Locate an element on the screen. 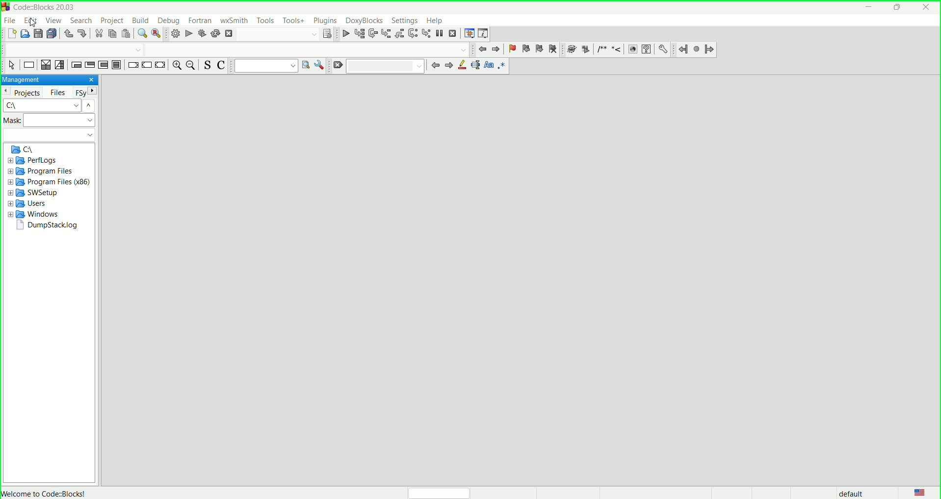 The width and height of the screenshot is (941, 499). HTML help is located at coordinates (646, 49).